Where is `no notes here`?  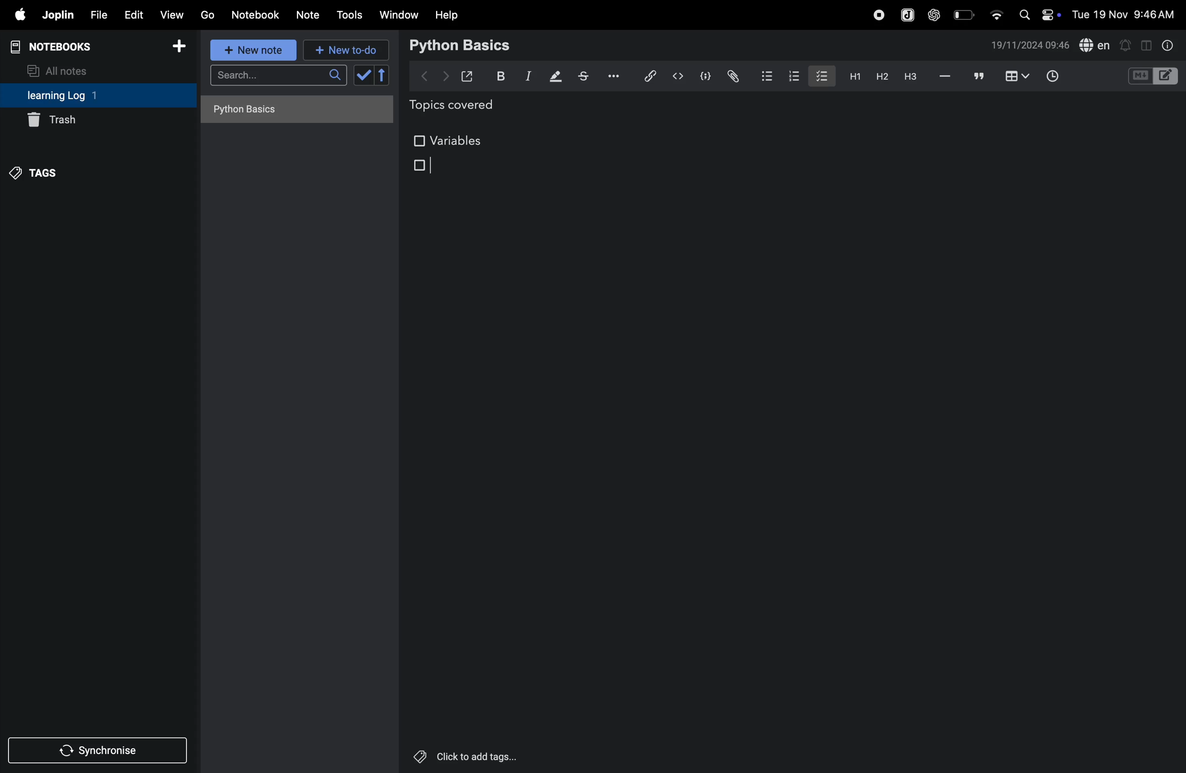 no notes here is located at coordinates (294, 113).